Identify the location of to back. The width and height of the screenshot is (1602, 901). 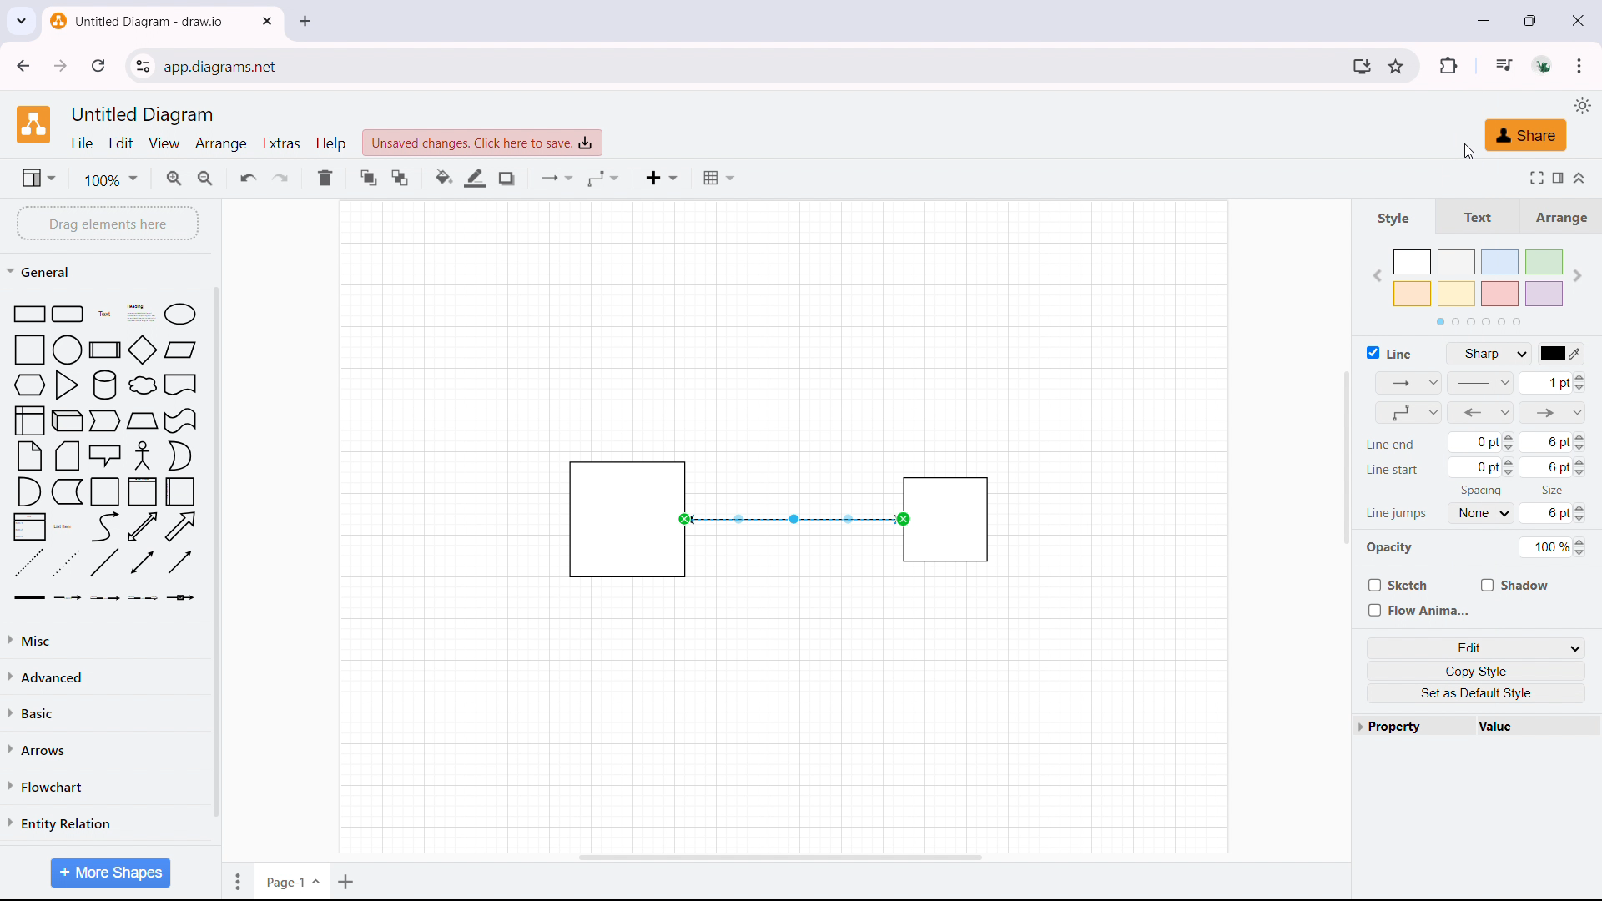
(400, 178).